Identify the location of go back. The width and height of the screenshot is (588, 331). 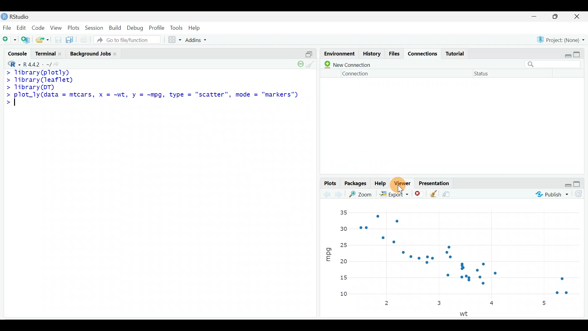
(326, 194).